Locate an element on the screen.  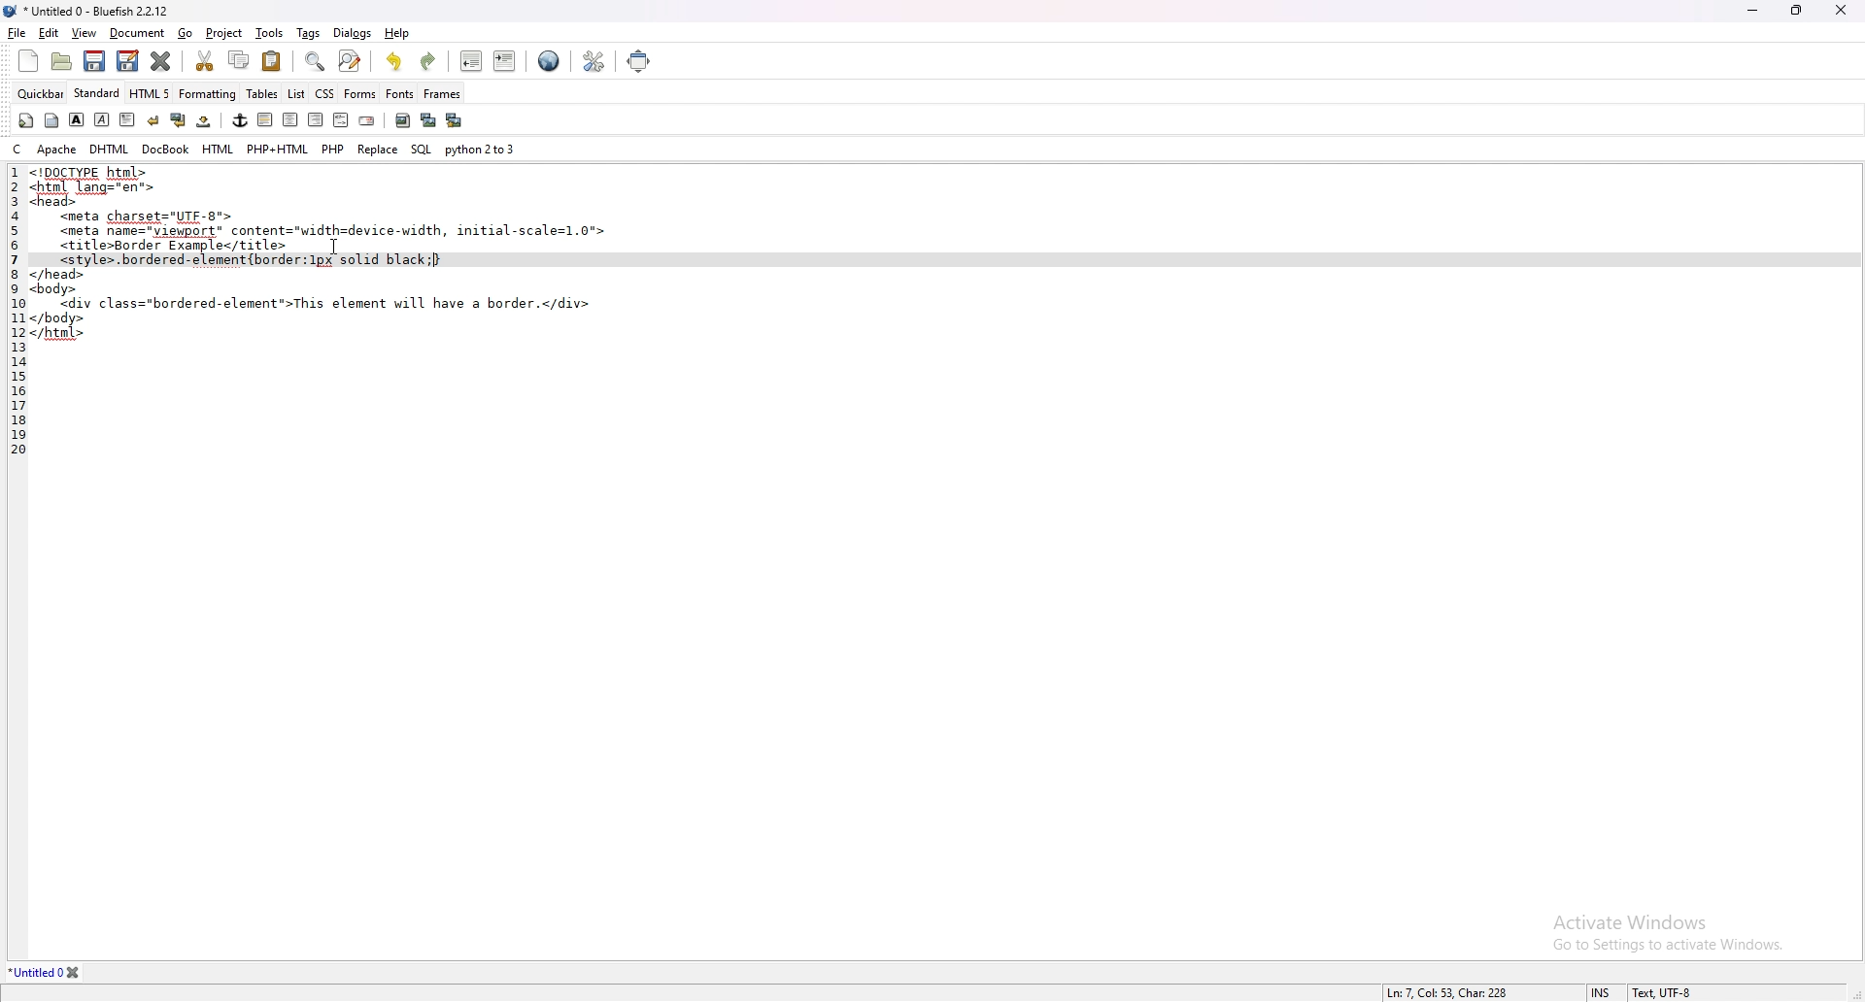
insert thumbnail is located at coordinates (428, 120).